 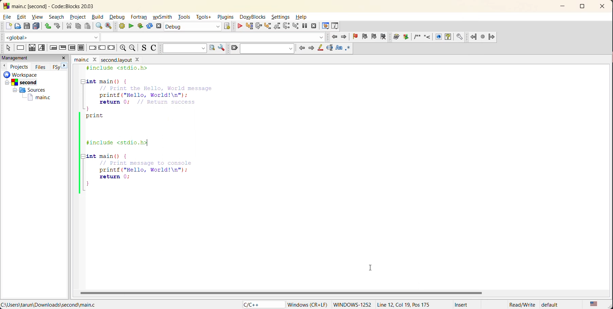 What do you see at coordinates (235, 48) in the screenshot?
I see `clear` at bounding box center [235, 48].